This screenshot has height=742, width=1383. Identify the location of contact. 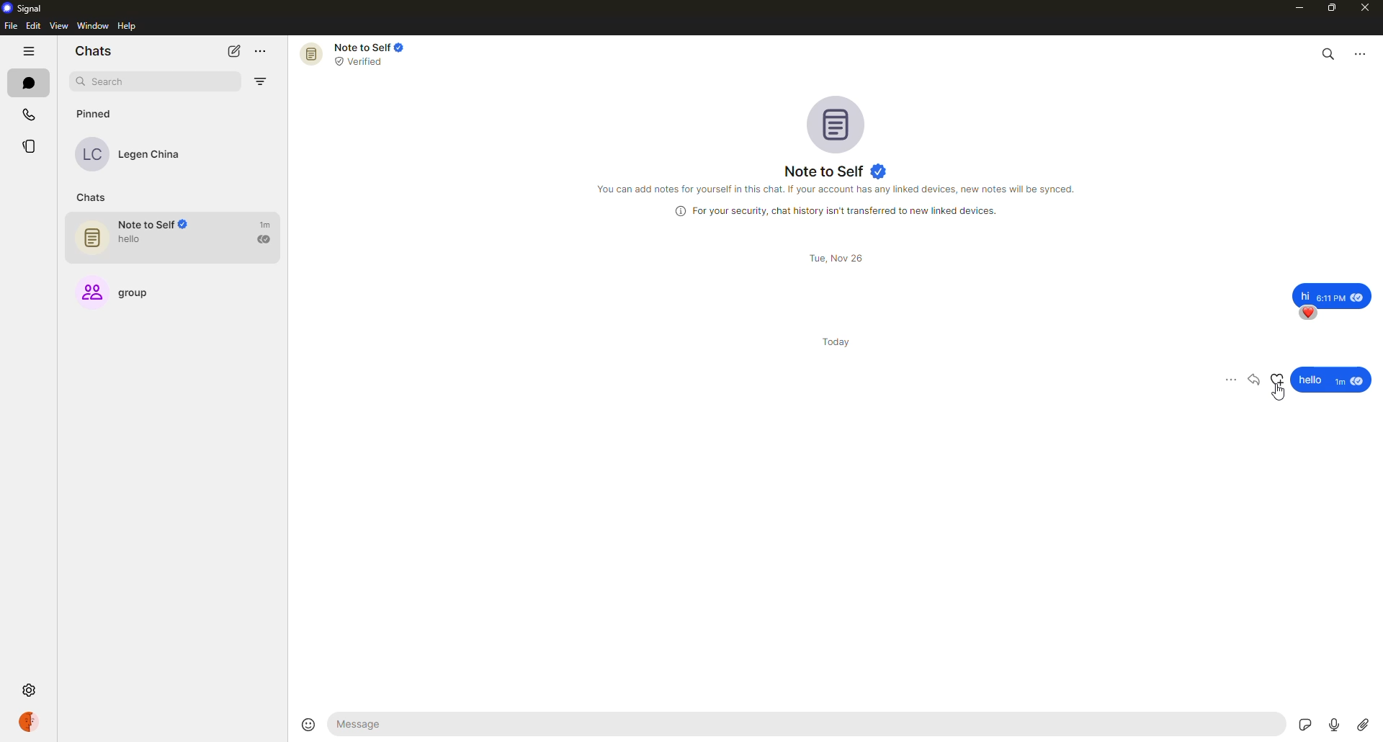
(138, 155).